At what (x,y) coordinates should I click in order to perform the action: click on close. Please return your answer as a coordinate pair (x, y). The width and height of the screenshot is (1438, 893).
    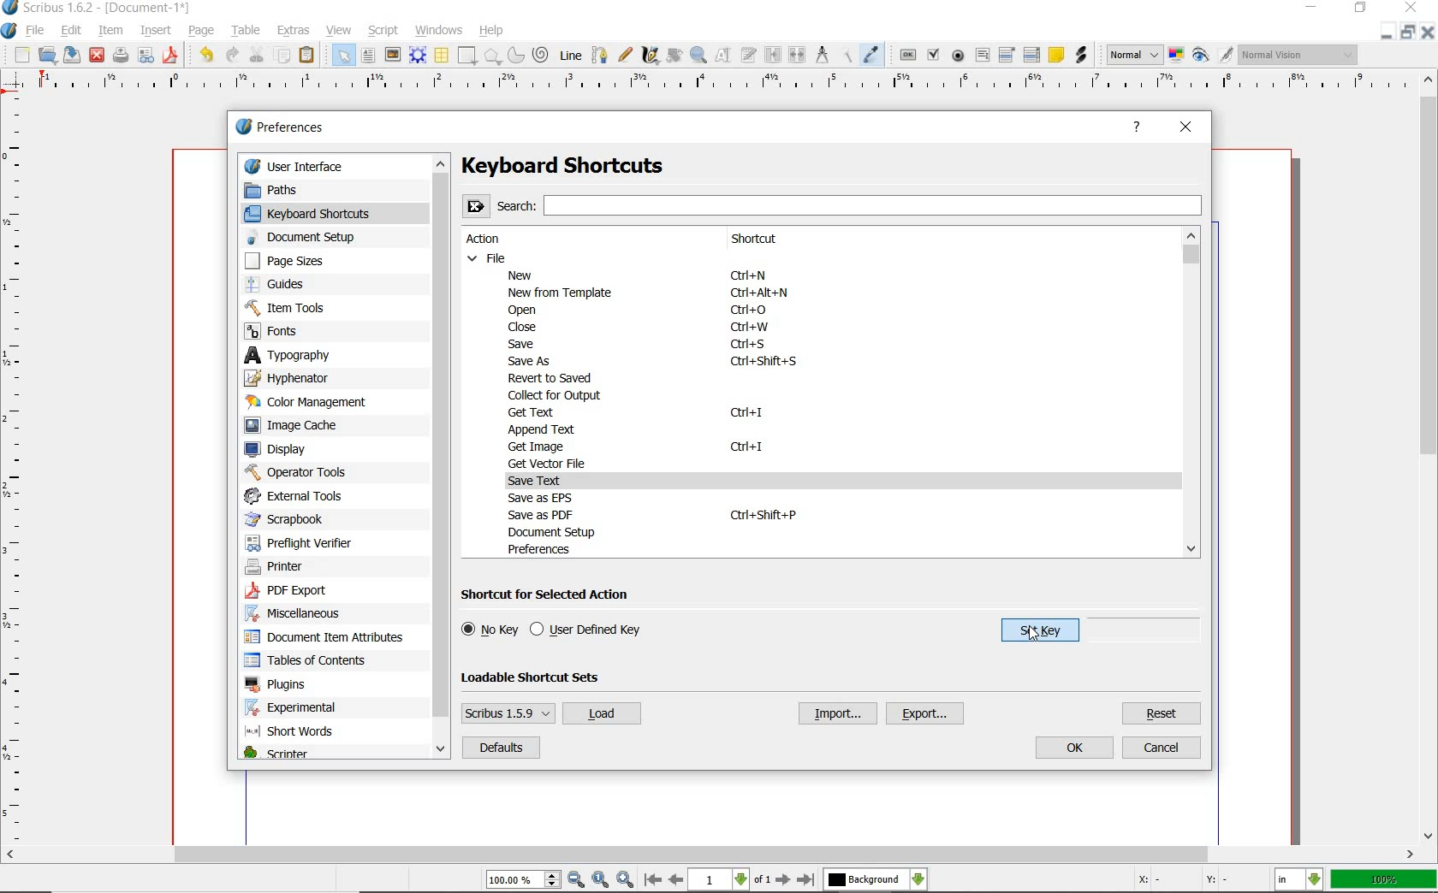
    Looking at the image, I should click on (1428, 32).